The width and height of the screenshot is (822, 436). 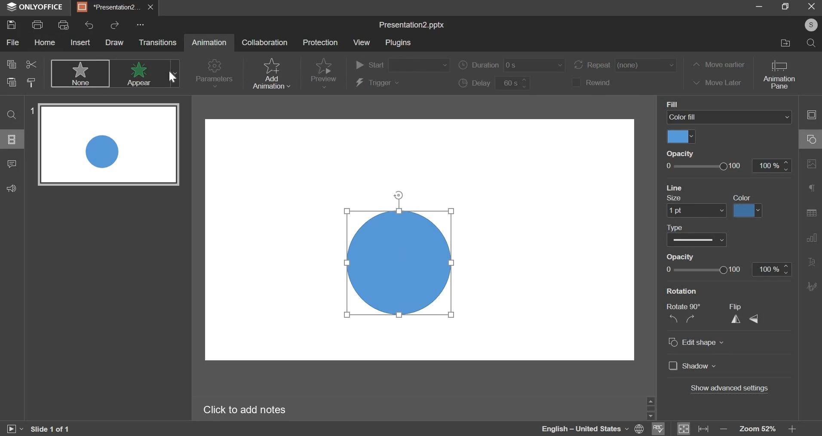 I want to click on move later, so click(x=719, y=82).